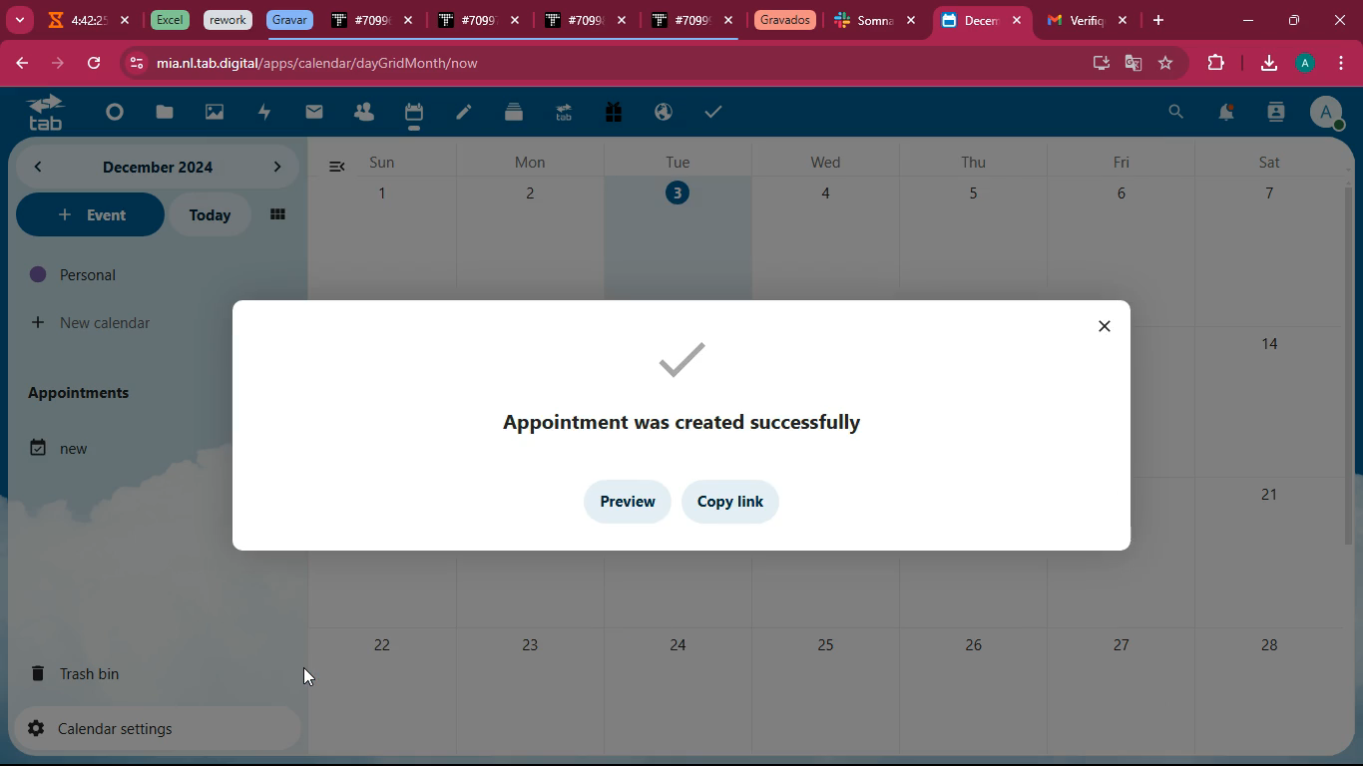  I want to click on back, so click(20, 65).